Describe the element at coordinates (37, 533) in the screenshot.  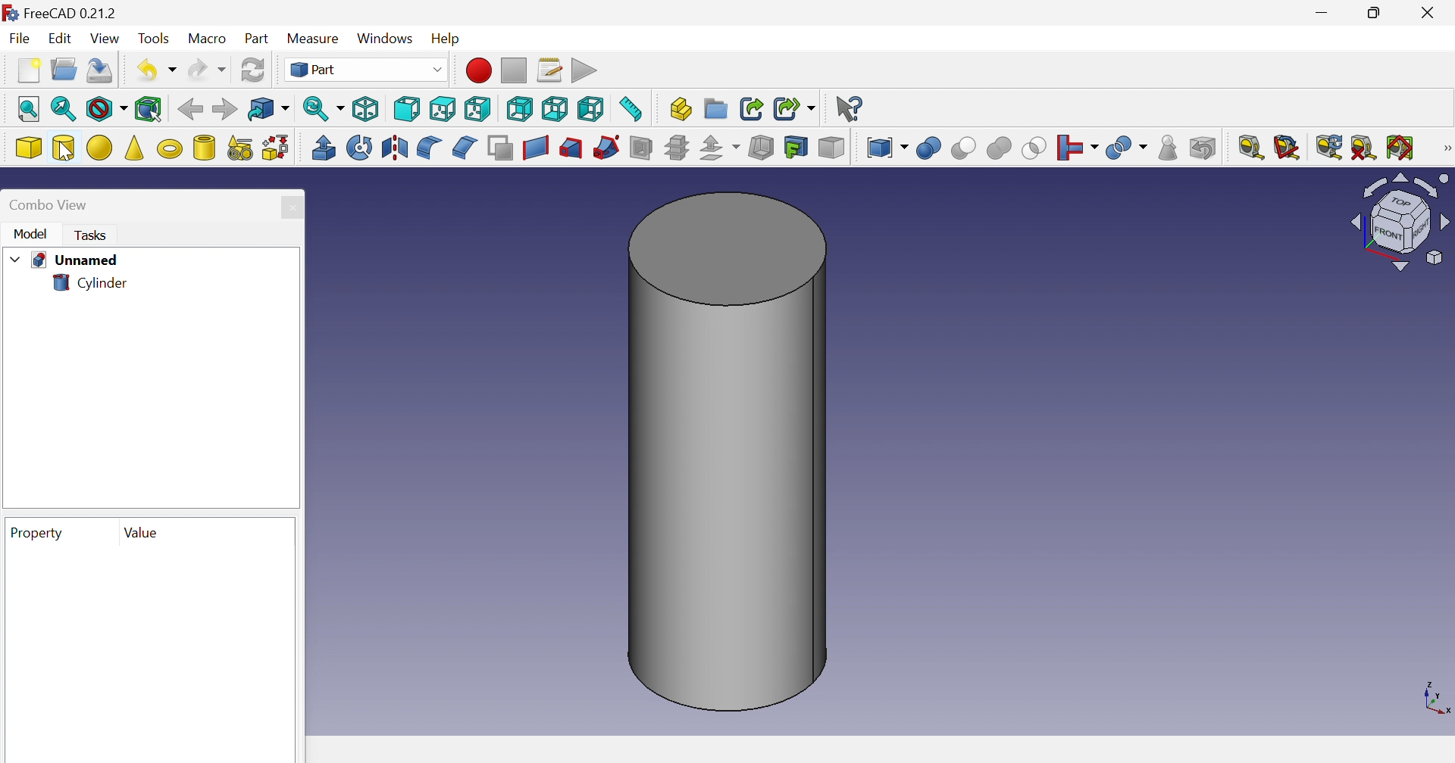
I see `Property` at that location.